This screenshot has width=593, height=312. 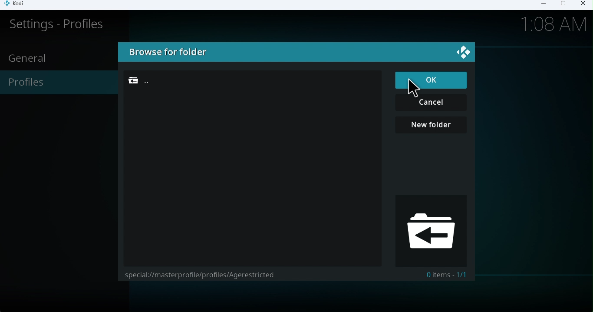 I want to click on Browse folder, so click(x=428, y=228).